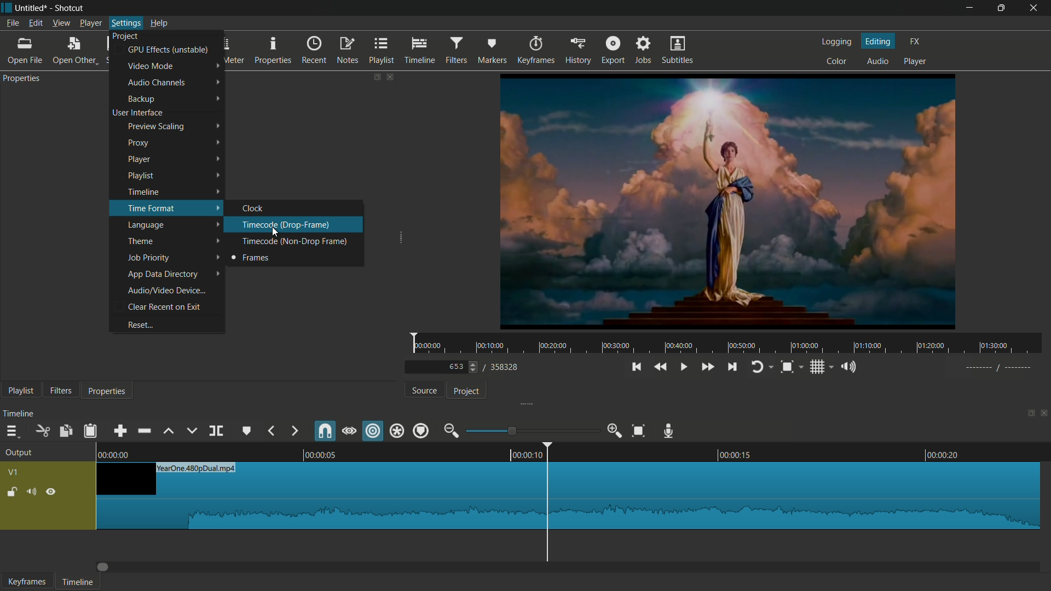 This screenshot has height=591, width=1051. What do you see at coordinates (683, 367) in the screenshot?
I see `play or pause` at bounding box center [683, 367].